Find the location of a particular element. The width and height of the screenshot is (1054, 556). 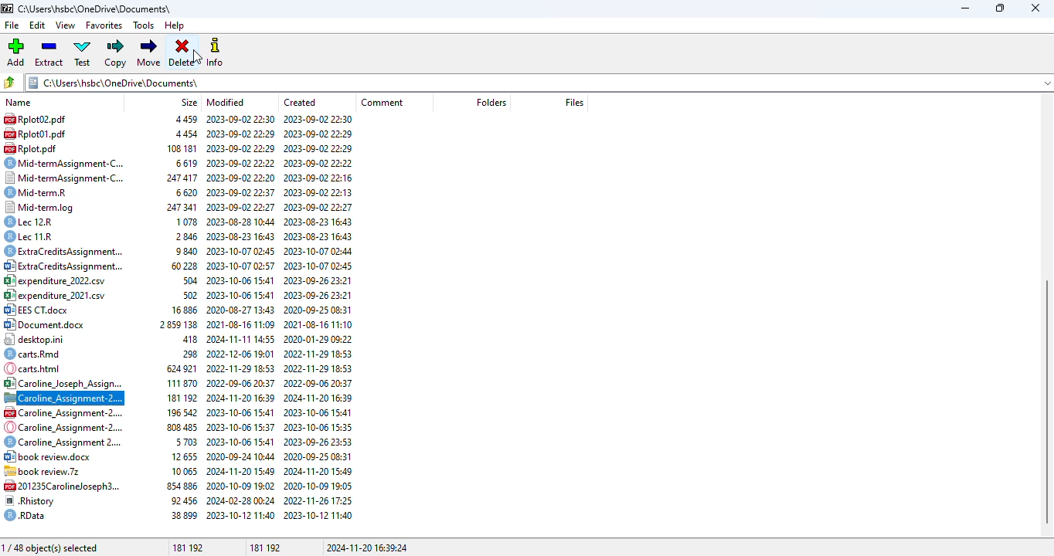

2859138 is located at coordinates (177, 326).